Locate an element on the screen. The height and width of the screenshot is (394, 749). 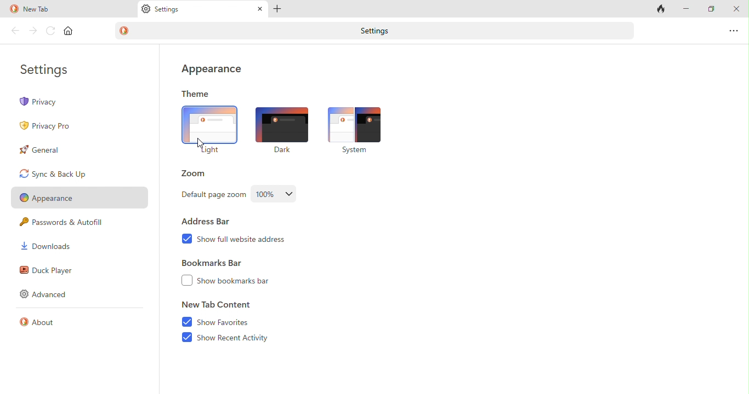
appearance is located at coordinates (211, 71).